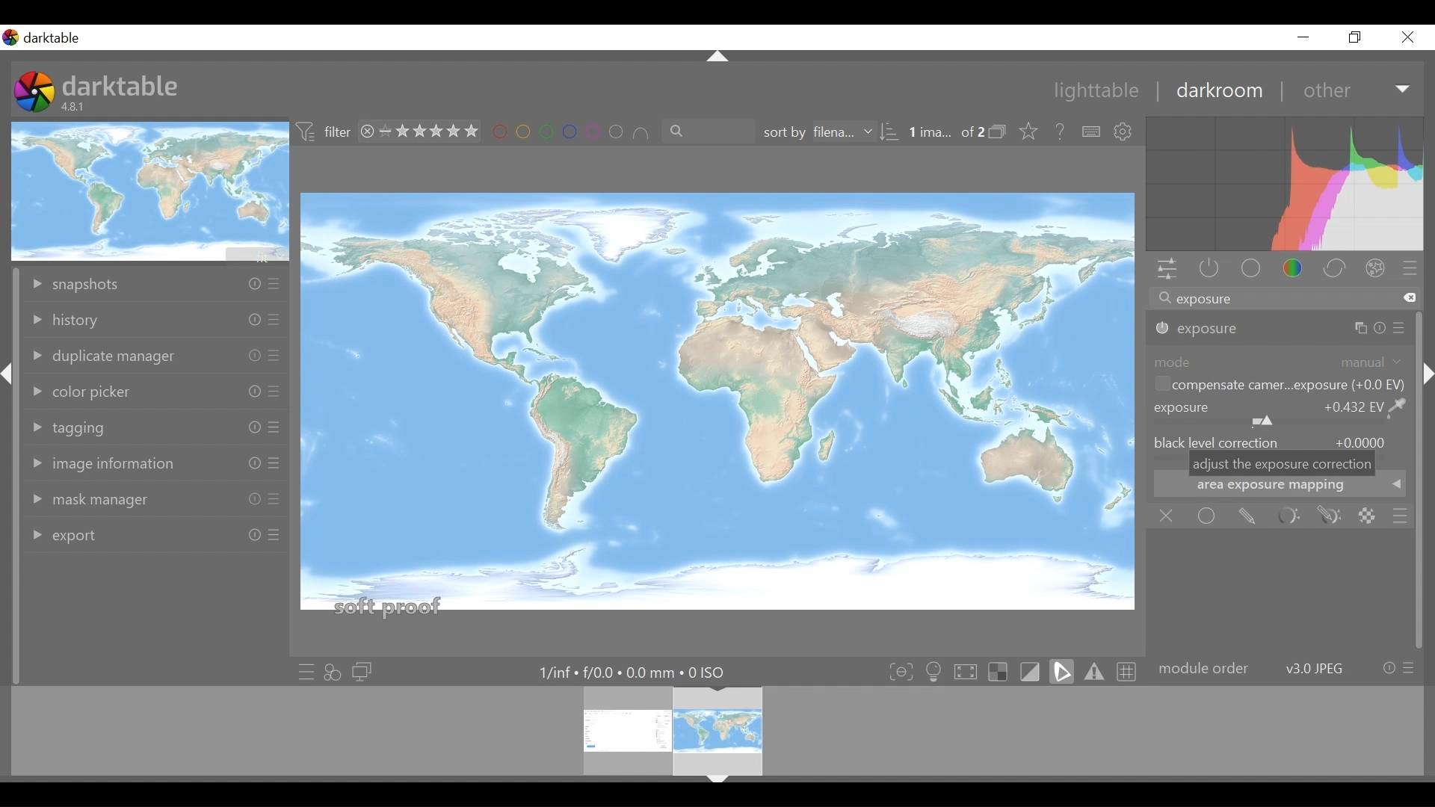 Image resolution: width=1435 pixels, height=807 pixels. I want to click on toggle indication of raw overexposure, so click(1002, 671).